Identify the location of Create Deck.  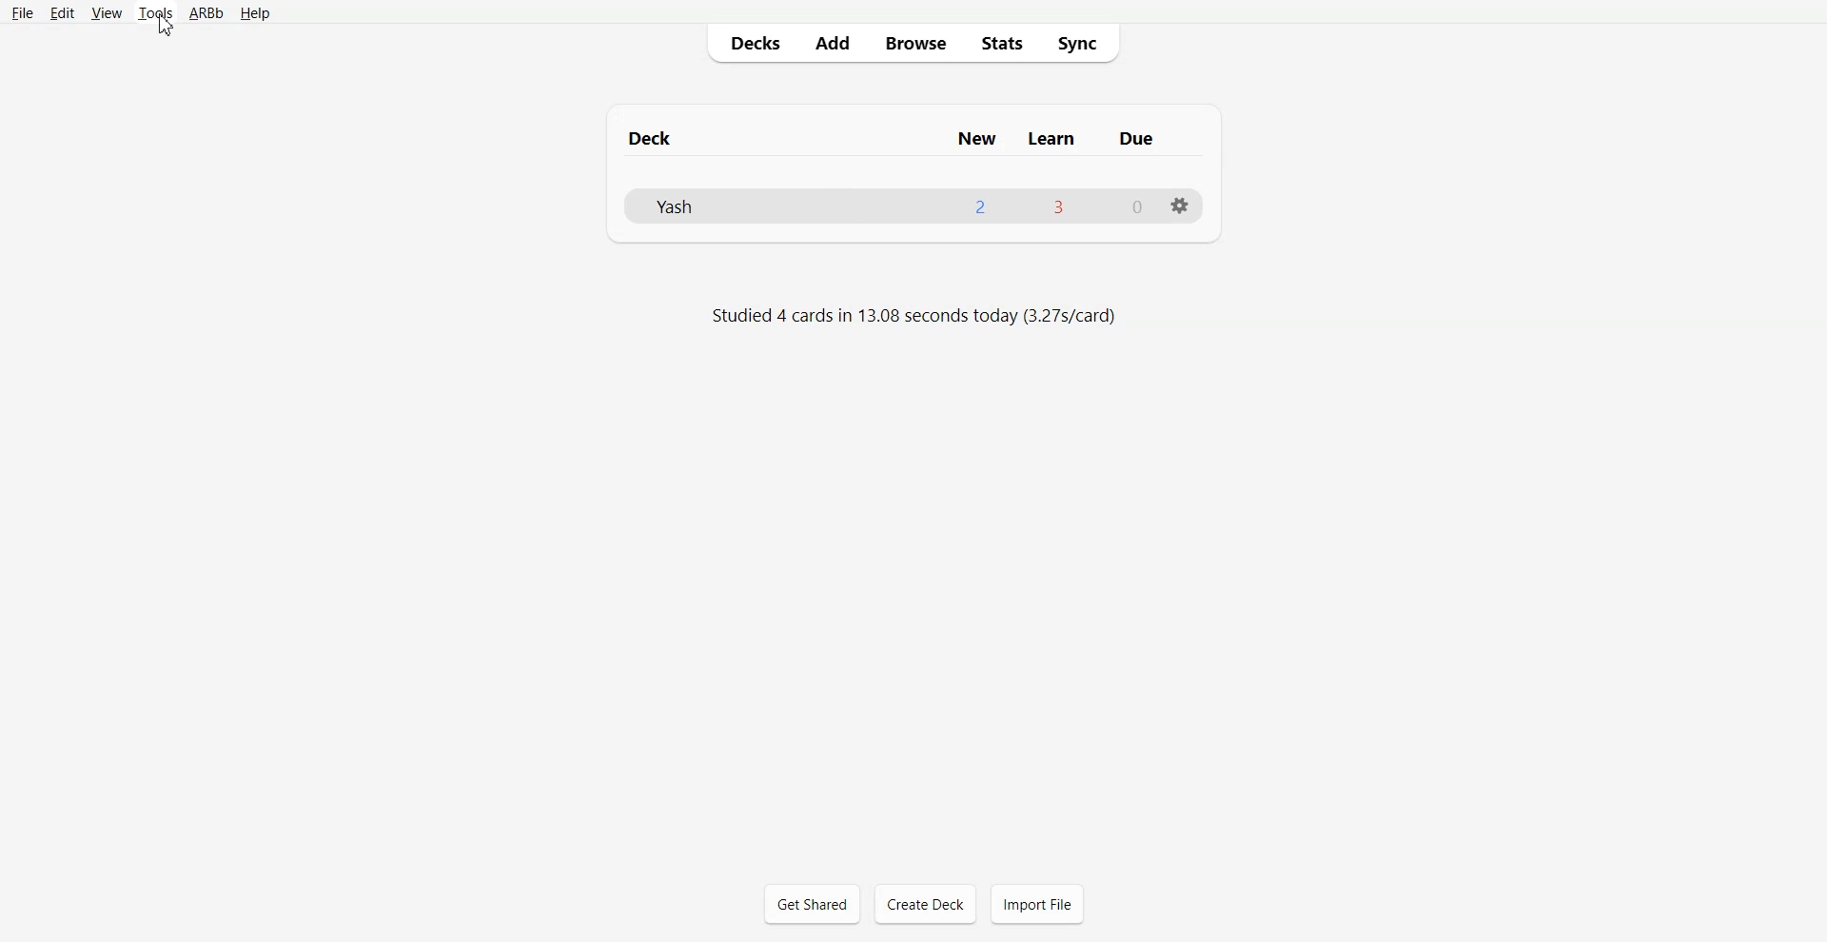
(925, 904).